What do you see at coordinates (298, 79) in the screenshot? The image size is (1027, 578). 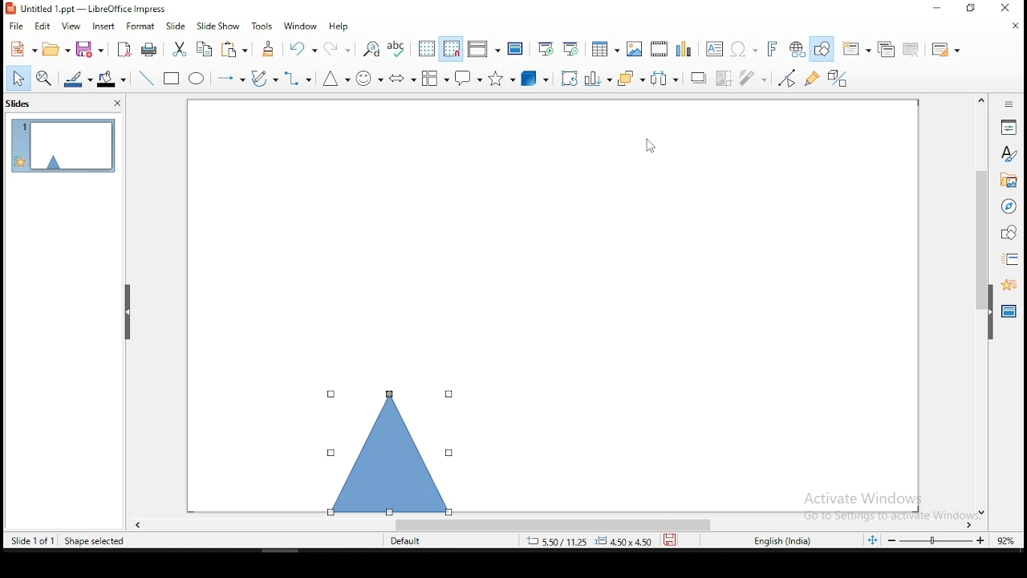 I see `connectors` at bounding box center [298, 79].